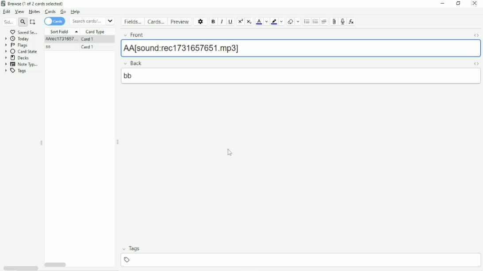  I want to click on Text Highlight color, so click(274, 22).